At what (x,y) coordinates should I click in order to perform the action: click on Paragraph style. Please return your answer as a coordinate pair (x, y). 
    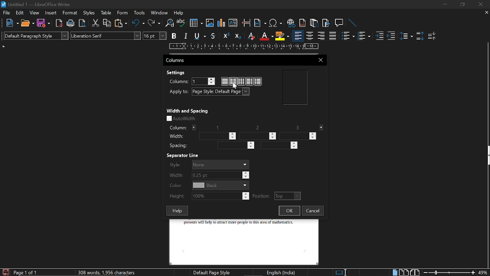
    Looking at the image, I should click on (36, 36).